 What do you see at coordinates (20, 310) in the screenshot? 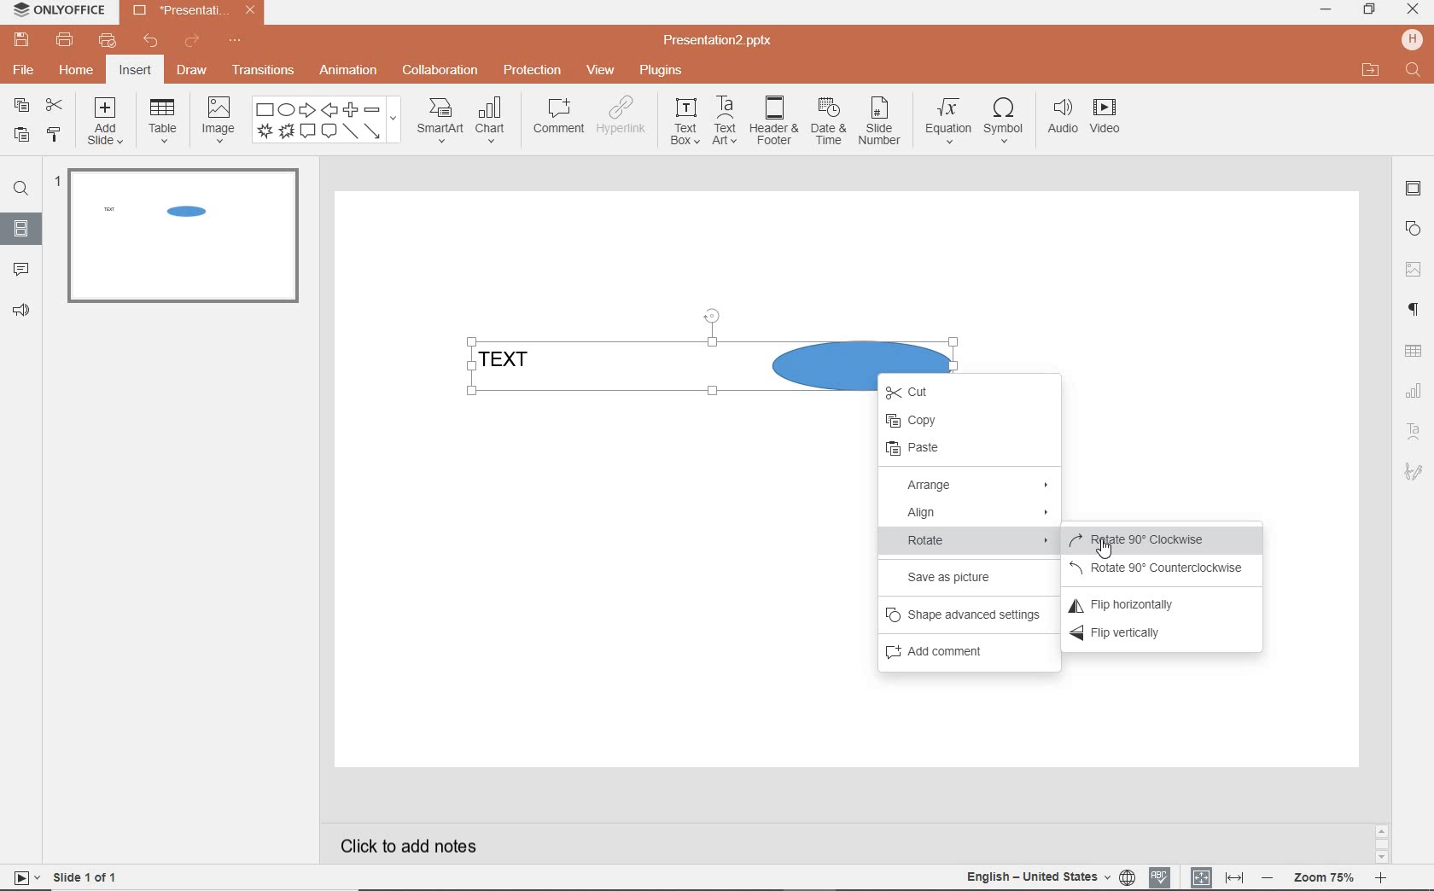
I see `FEEDBACK & SUPPORT` at bounding box center [20, 310].